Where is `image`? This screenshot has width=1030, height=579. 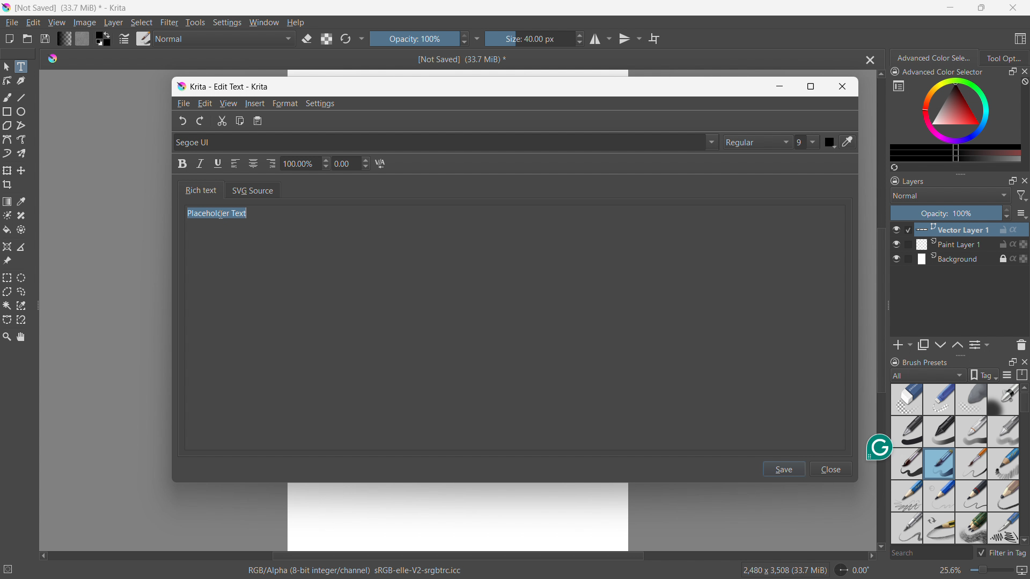 image is located at coordinates (85, 23).